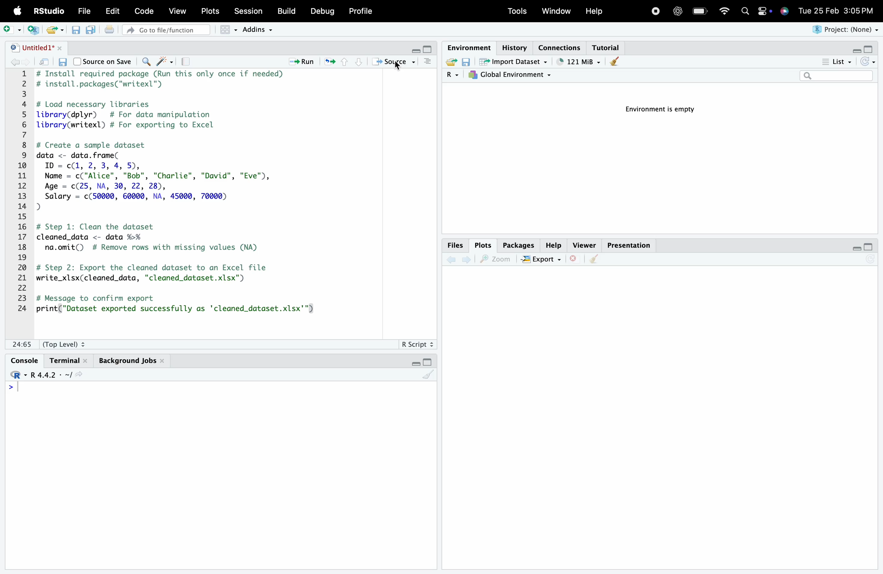  I want to click on Tools, so click(518, 12).